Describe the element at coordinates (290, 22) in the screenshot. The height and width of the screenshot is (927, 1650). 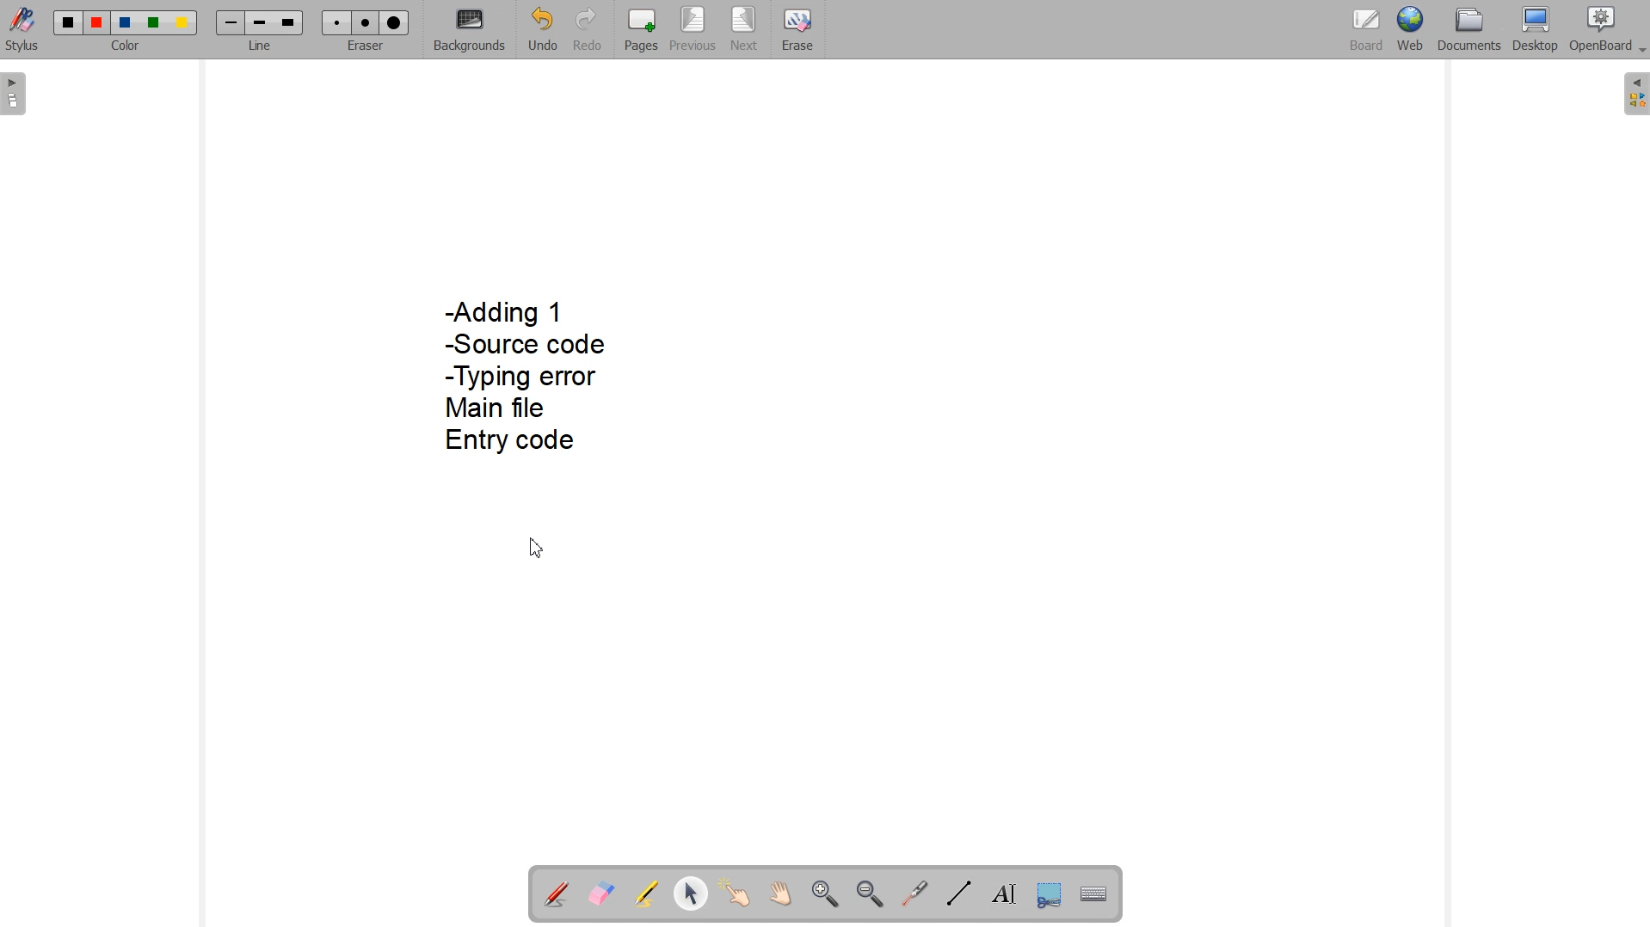
I see `Large line` at that location.